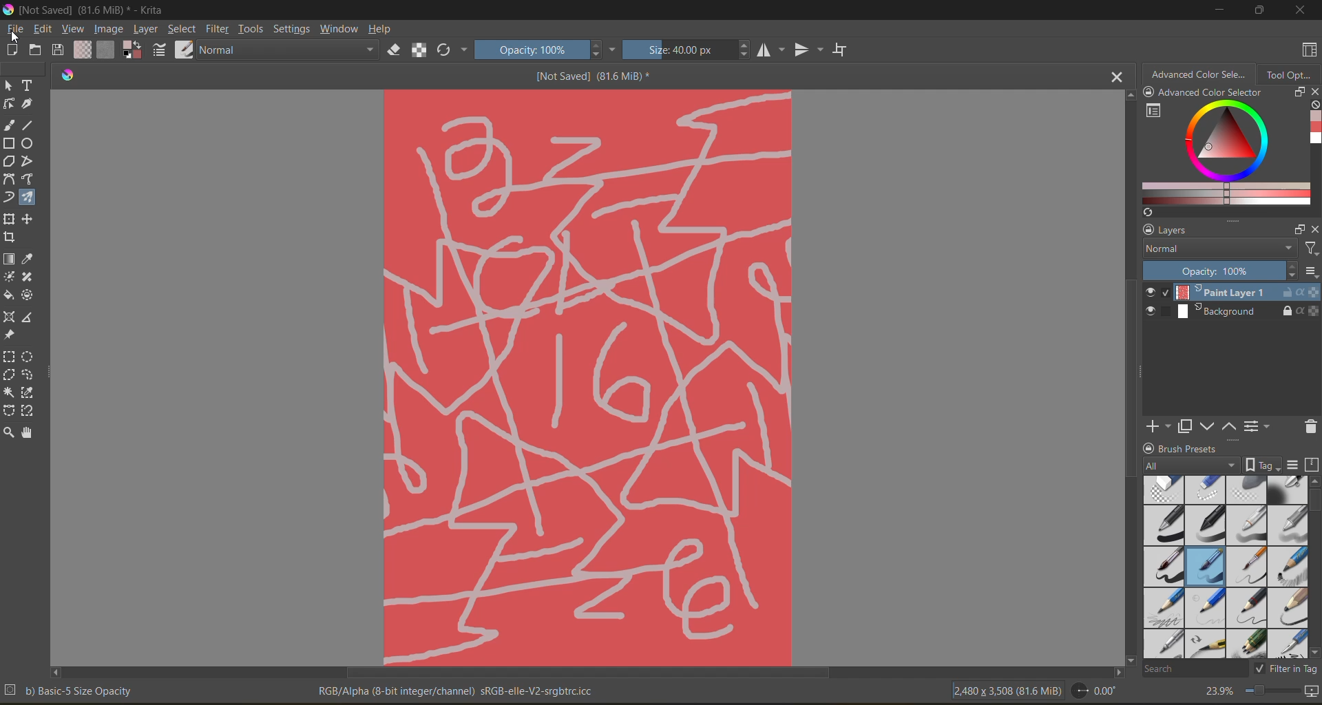  What do you see at coordinates (8, 375) in the screenshot?
I see `tool` at bounding box center [8, 375].